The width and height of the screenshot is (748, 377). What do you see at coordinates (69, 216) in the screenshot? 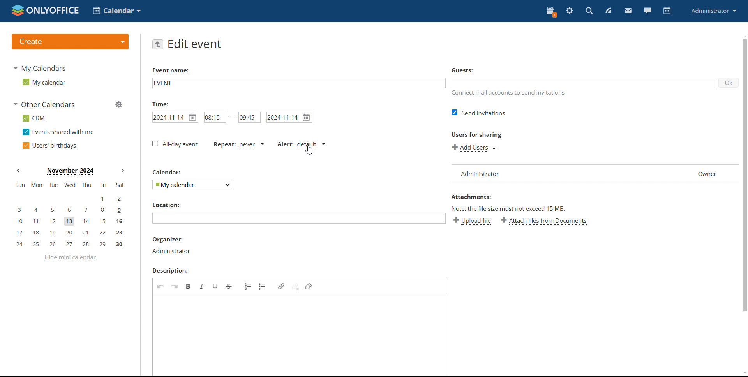
I see `mini calendar` at bounding box center [69, 216].